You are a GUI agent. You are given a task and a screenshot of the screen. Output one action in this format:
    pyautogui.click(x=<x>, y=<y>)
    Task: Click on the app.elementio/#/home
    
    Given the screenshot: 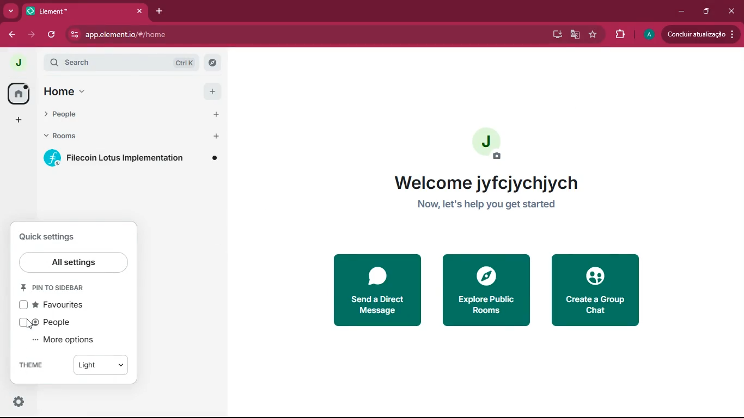 What is the action you would take?
    pyautogui.click(x=181, y=35)
    